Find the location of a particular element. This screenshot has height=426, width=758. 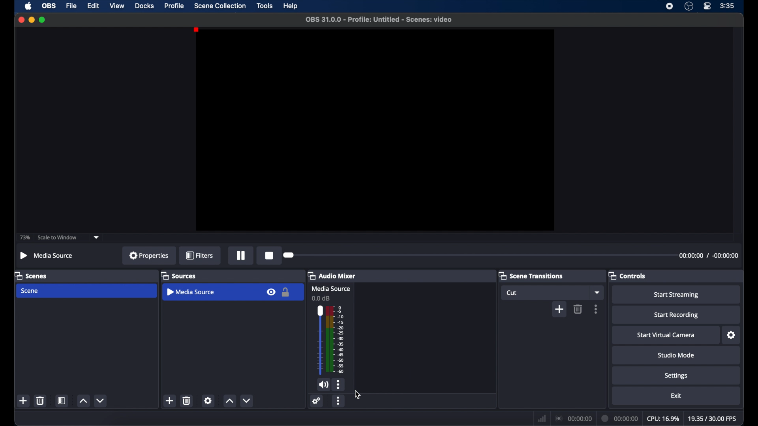

add is located at coordinates (170, 400).